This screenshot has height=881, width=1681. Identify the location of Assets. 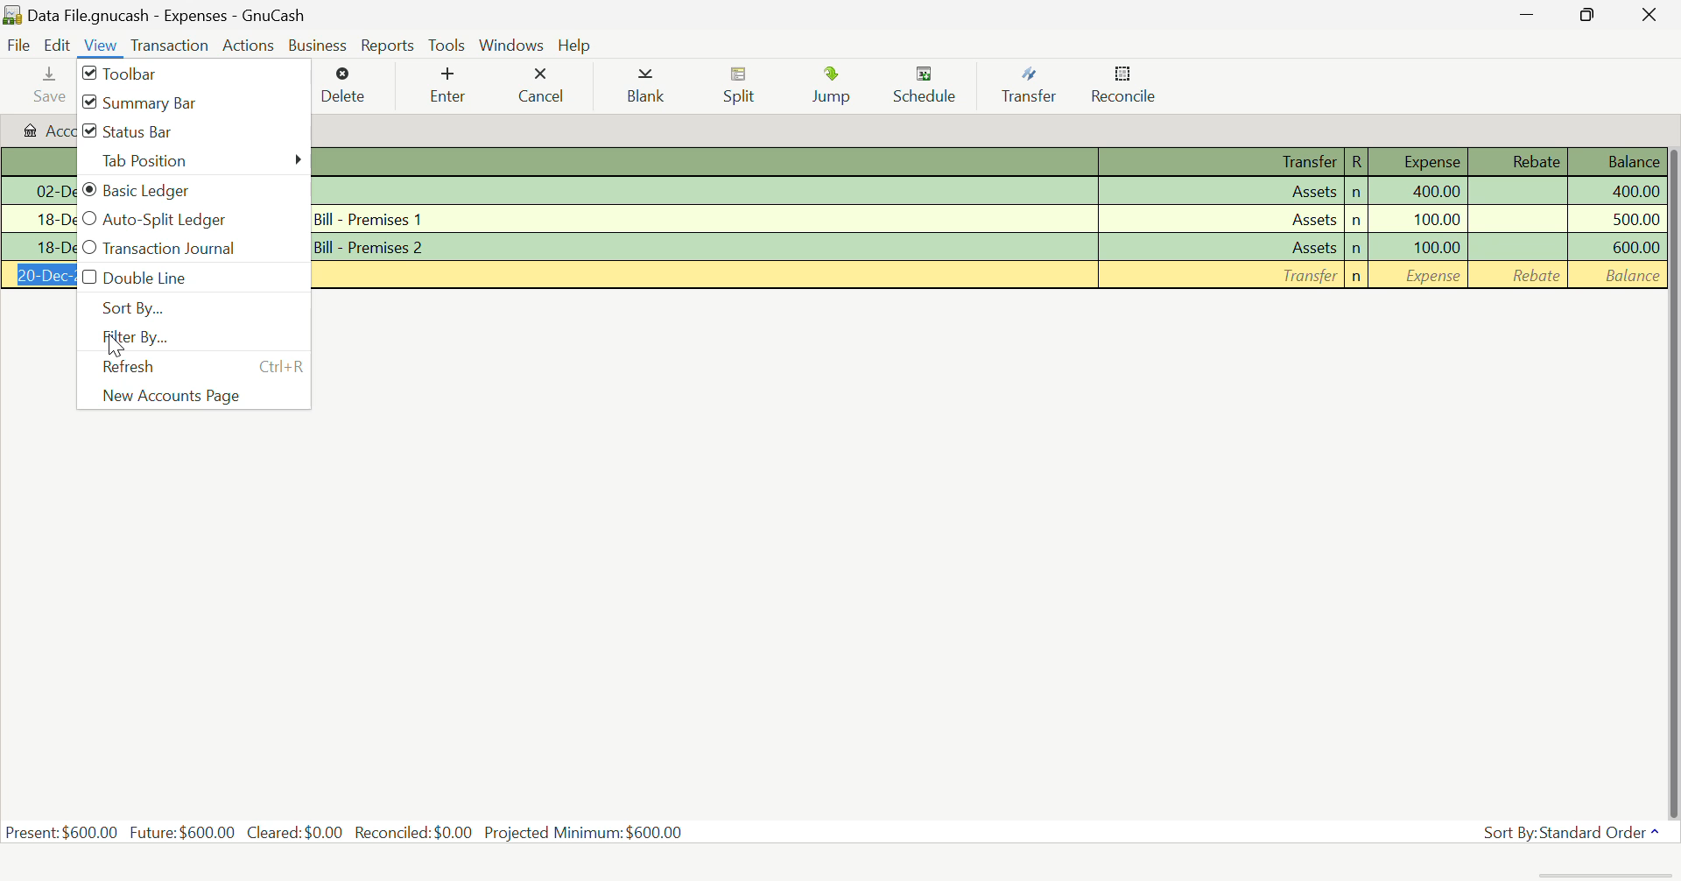
(1220, 218).